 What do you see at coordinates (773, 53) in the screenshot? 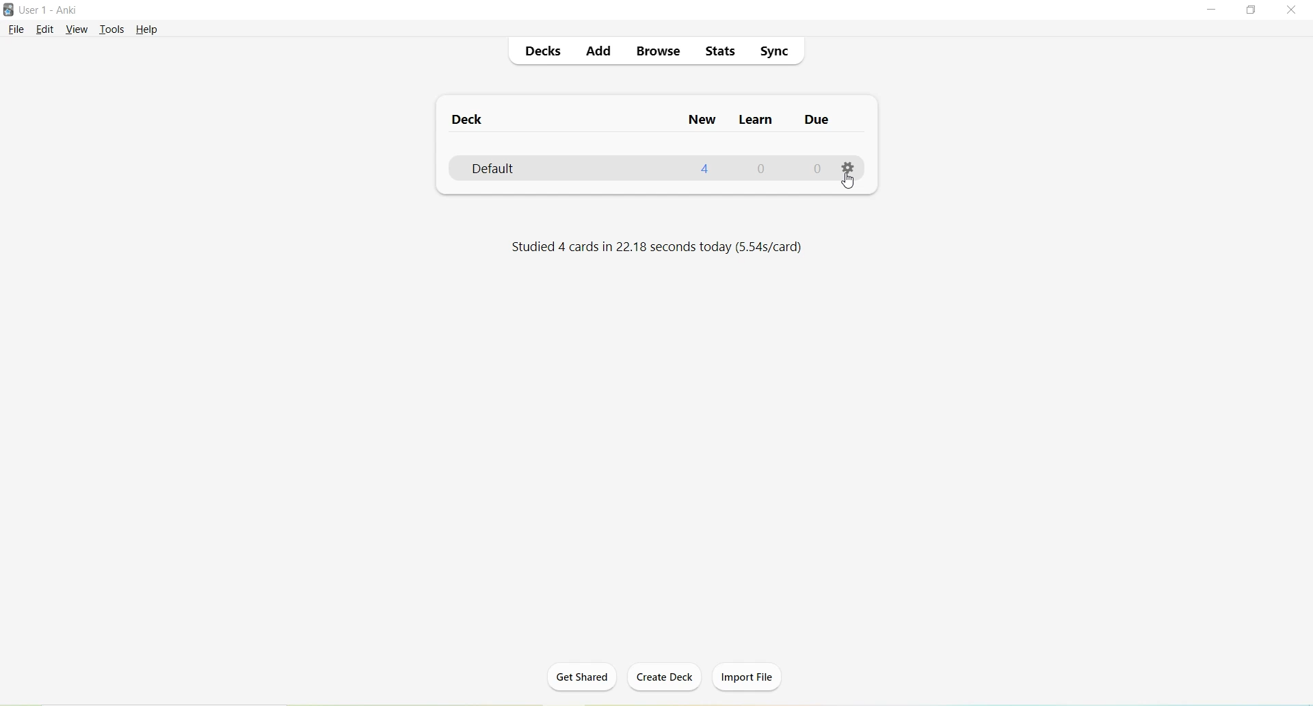
I see `Sync` at bounding box center [773, 53].